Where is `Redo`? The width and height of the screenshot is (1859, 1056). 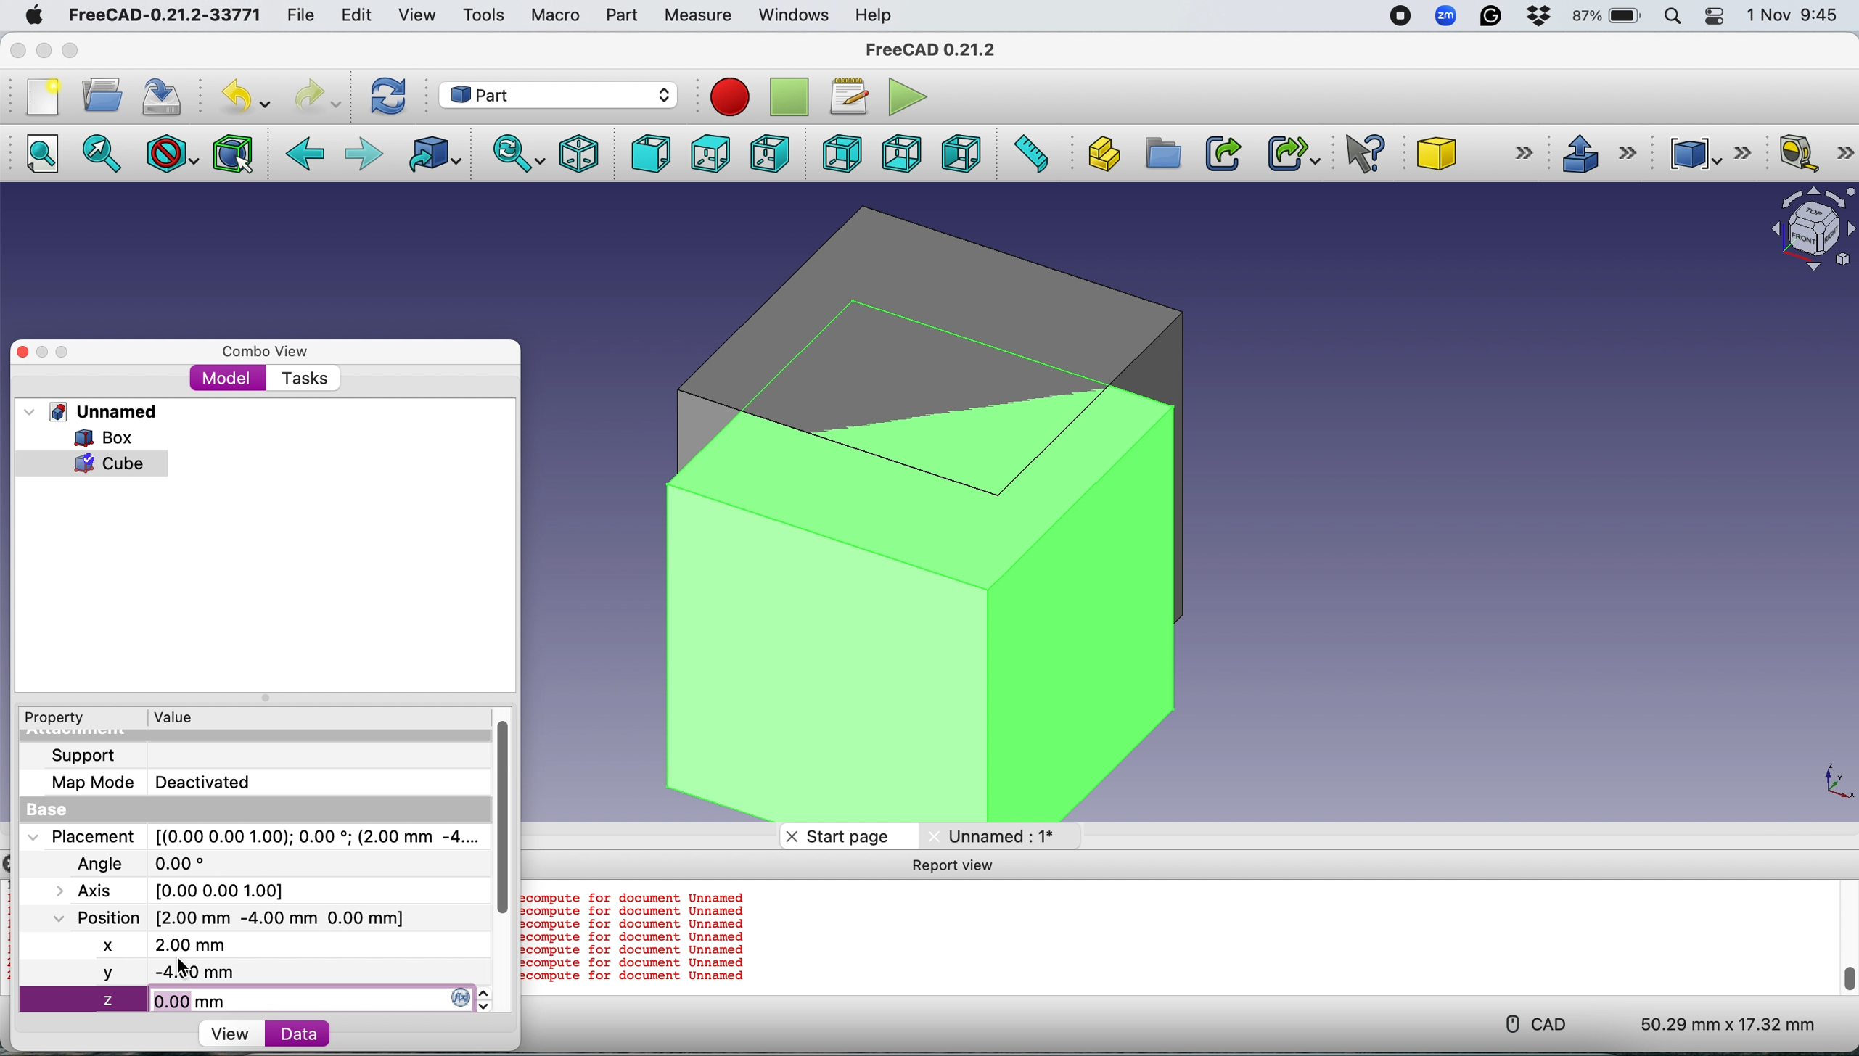 Redo is located at coordinates (315, 97).